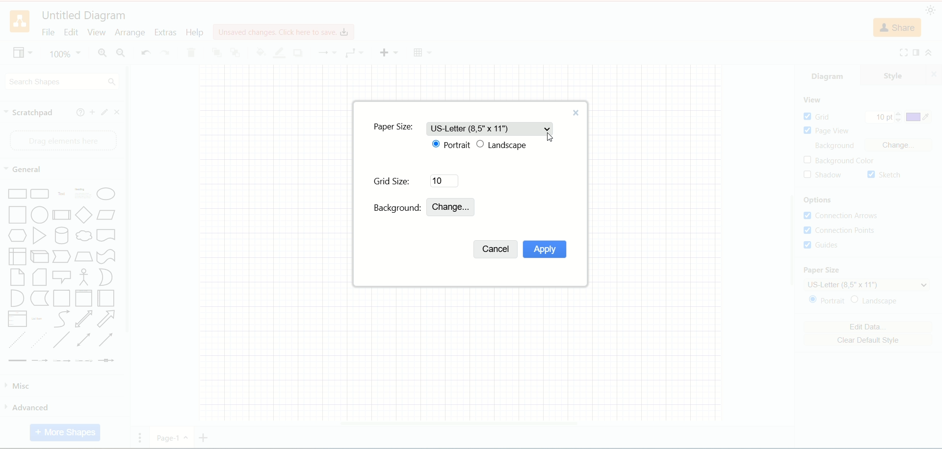  What do you see at coordinates (121, 52) in the screenshot?
I see `zoom out` at bounding box center [121, 52].